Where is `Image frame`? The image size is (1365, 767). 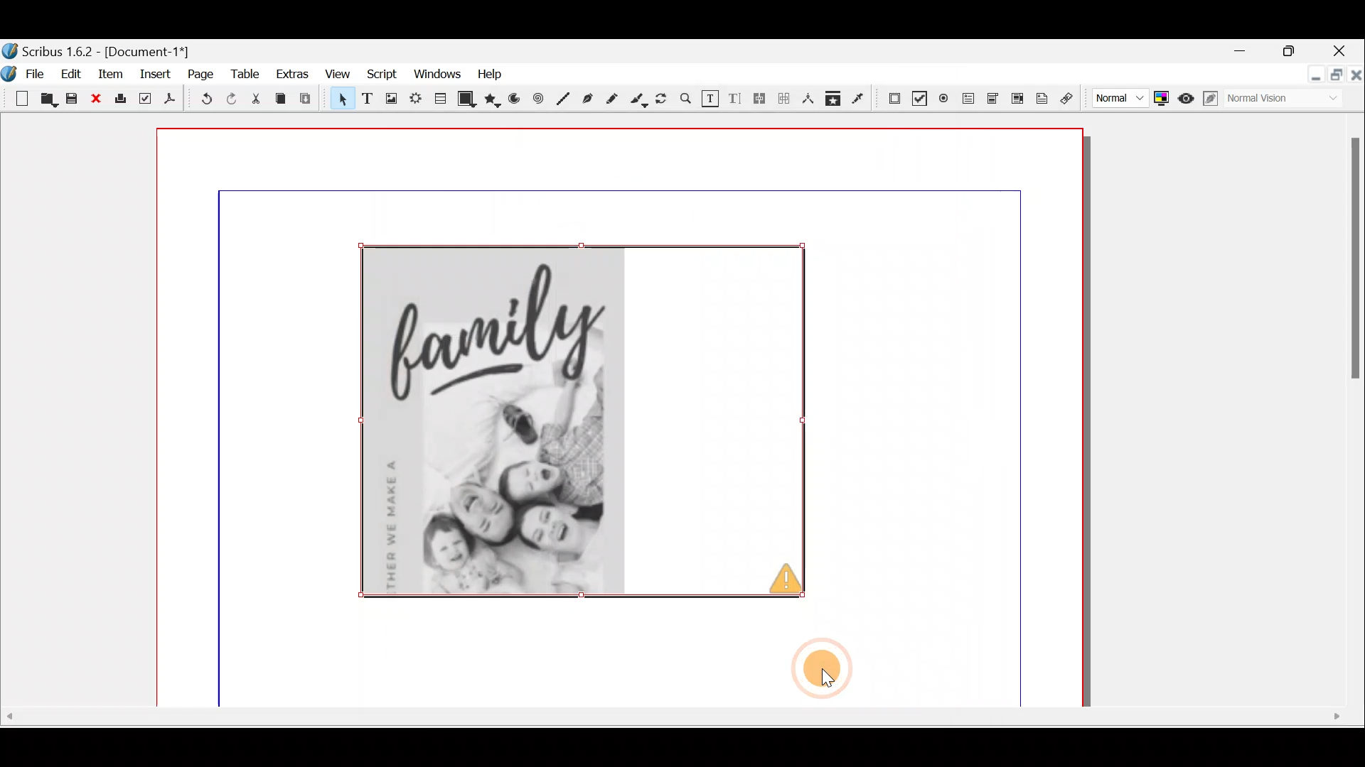 Image frame is located at coordinates (387, 99).